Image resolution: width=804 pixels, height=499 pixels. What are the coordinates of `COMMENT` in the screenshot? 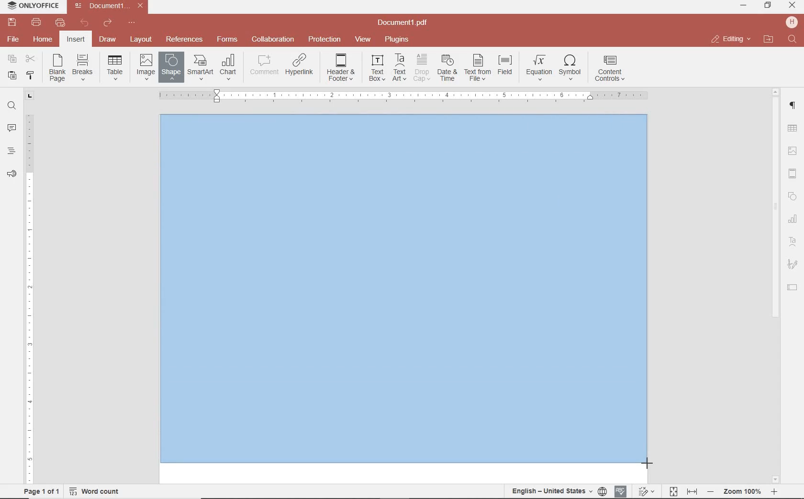 It's located at (265, 65).